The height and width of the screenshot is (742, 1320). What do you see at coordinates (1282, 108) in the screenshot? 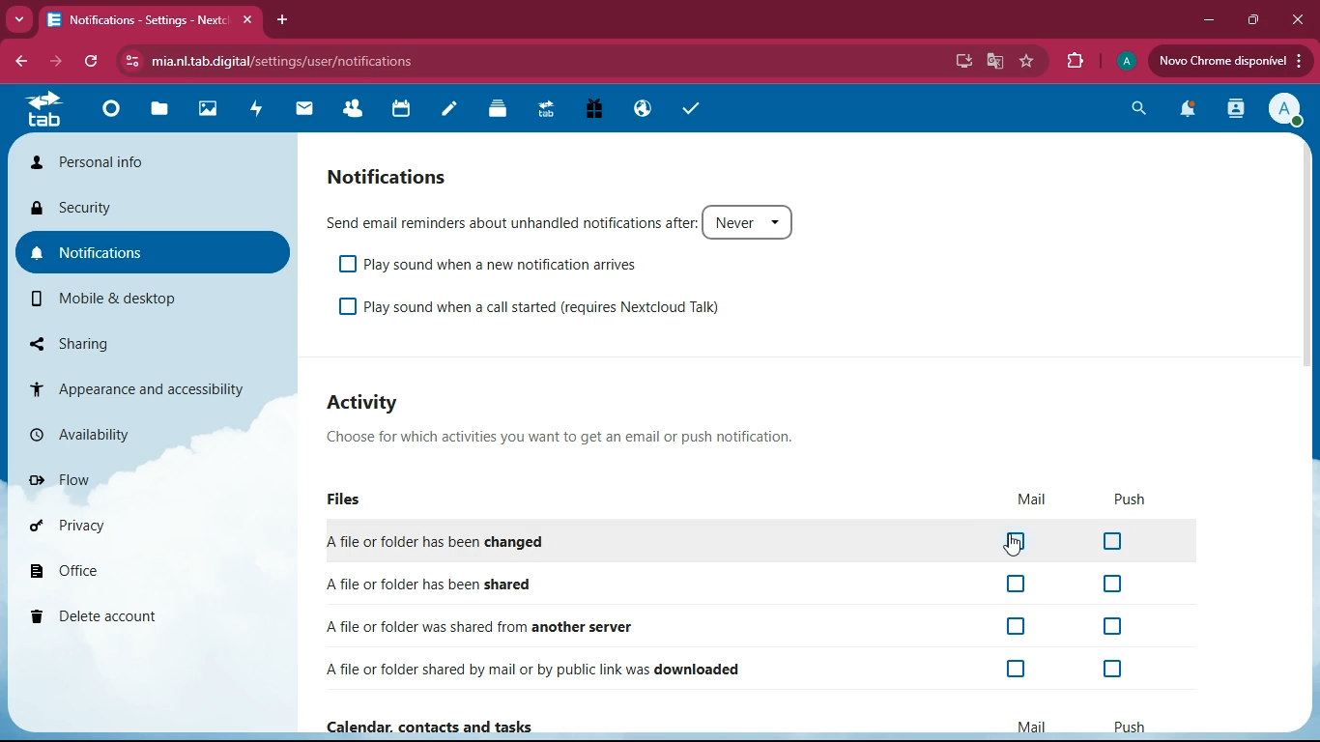
I see `profile` at bounding box center [1282, 108].